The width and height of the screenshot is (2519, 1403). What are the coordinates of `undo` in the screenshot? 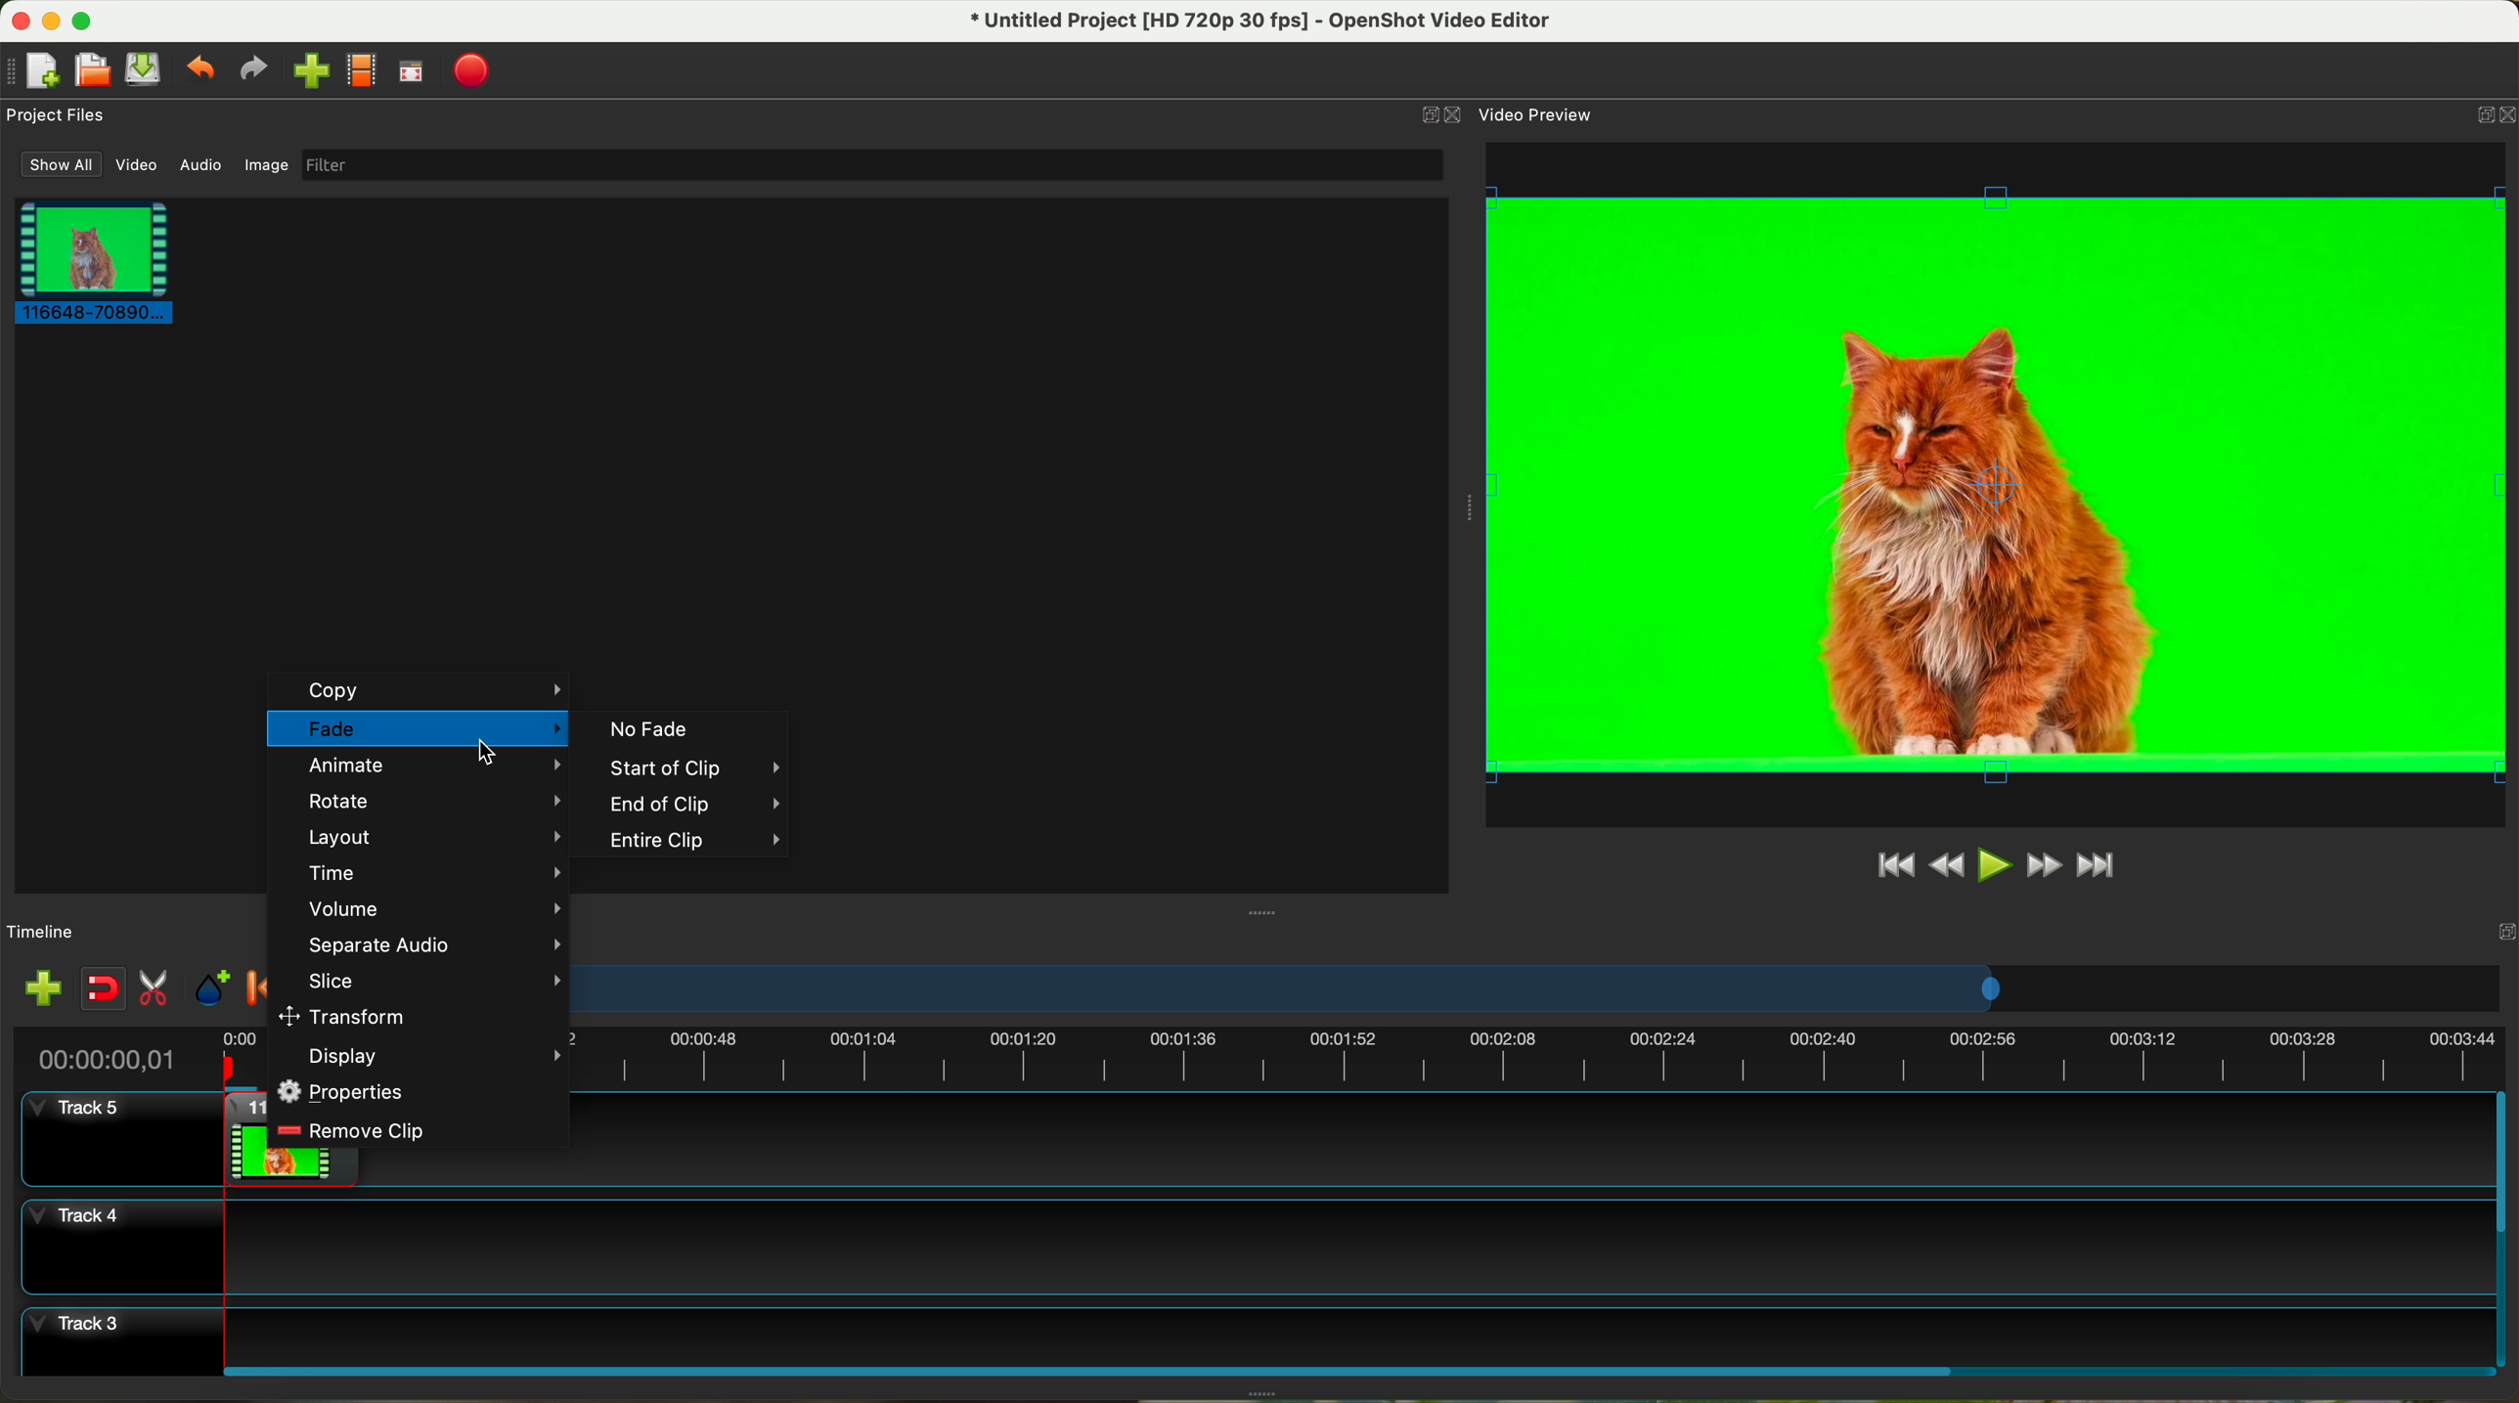 It's located at (199, 66).